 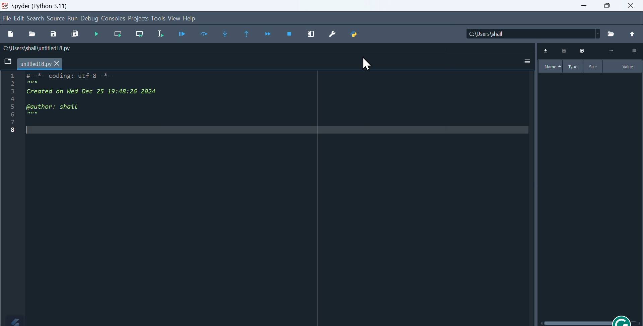 What do you see at coordinates (632, 33) in the screenshot?
I see `upload` at bounding box center [632, 33].